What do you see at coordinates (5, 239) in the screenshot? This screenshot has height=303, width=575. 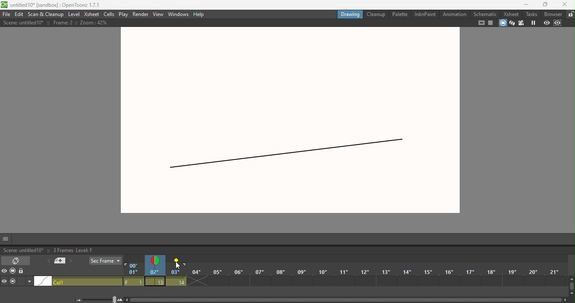 I see `GUI show/hide` at bounding box center [5, 239].